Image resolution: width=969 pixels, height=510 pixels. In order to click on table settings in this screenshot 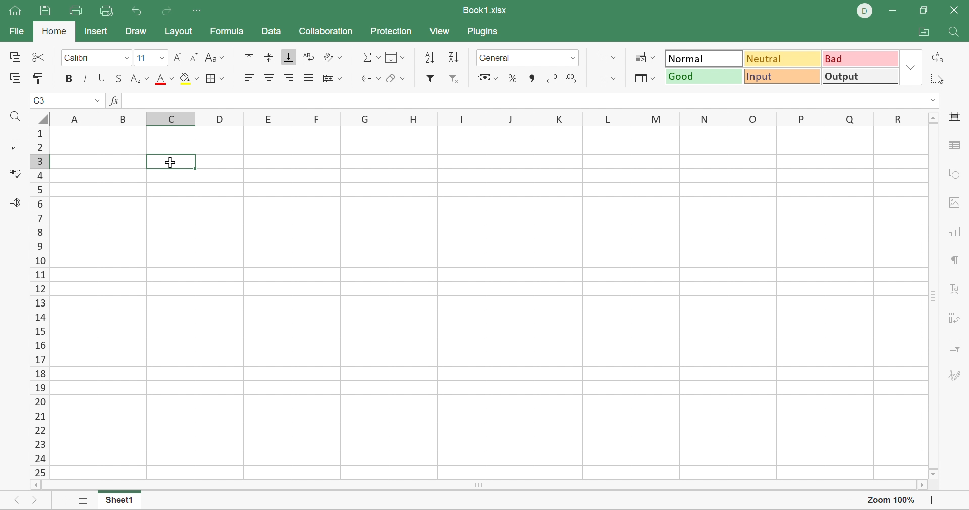, I will do `click(955, 145)`.